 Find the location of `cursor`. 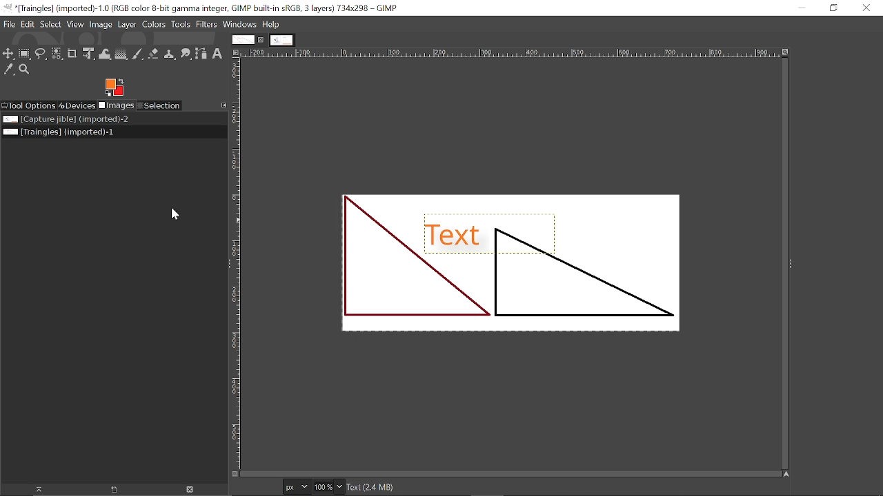

cursor is located at coordinates (176, 215).